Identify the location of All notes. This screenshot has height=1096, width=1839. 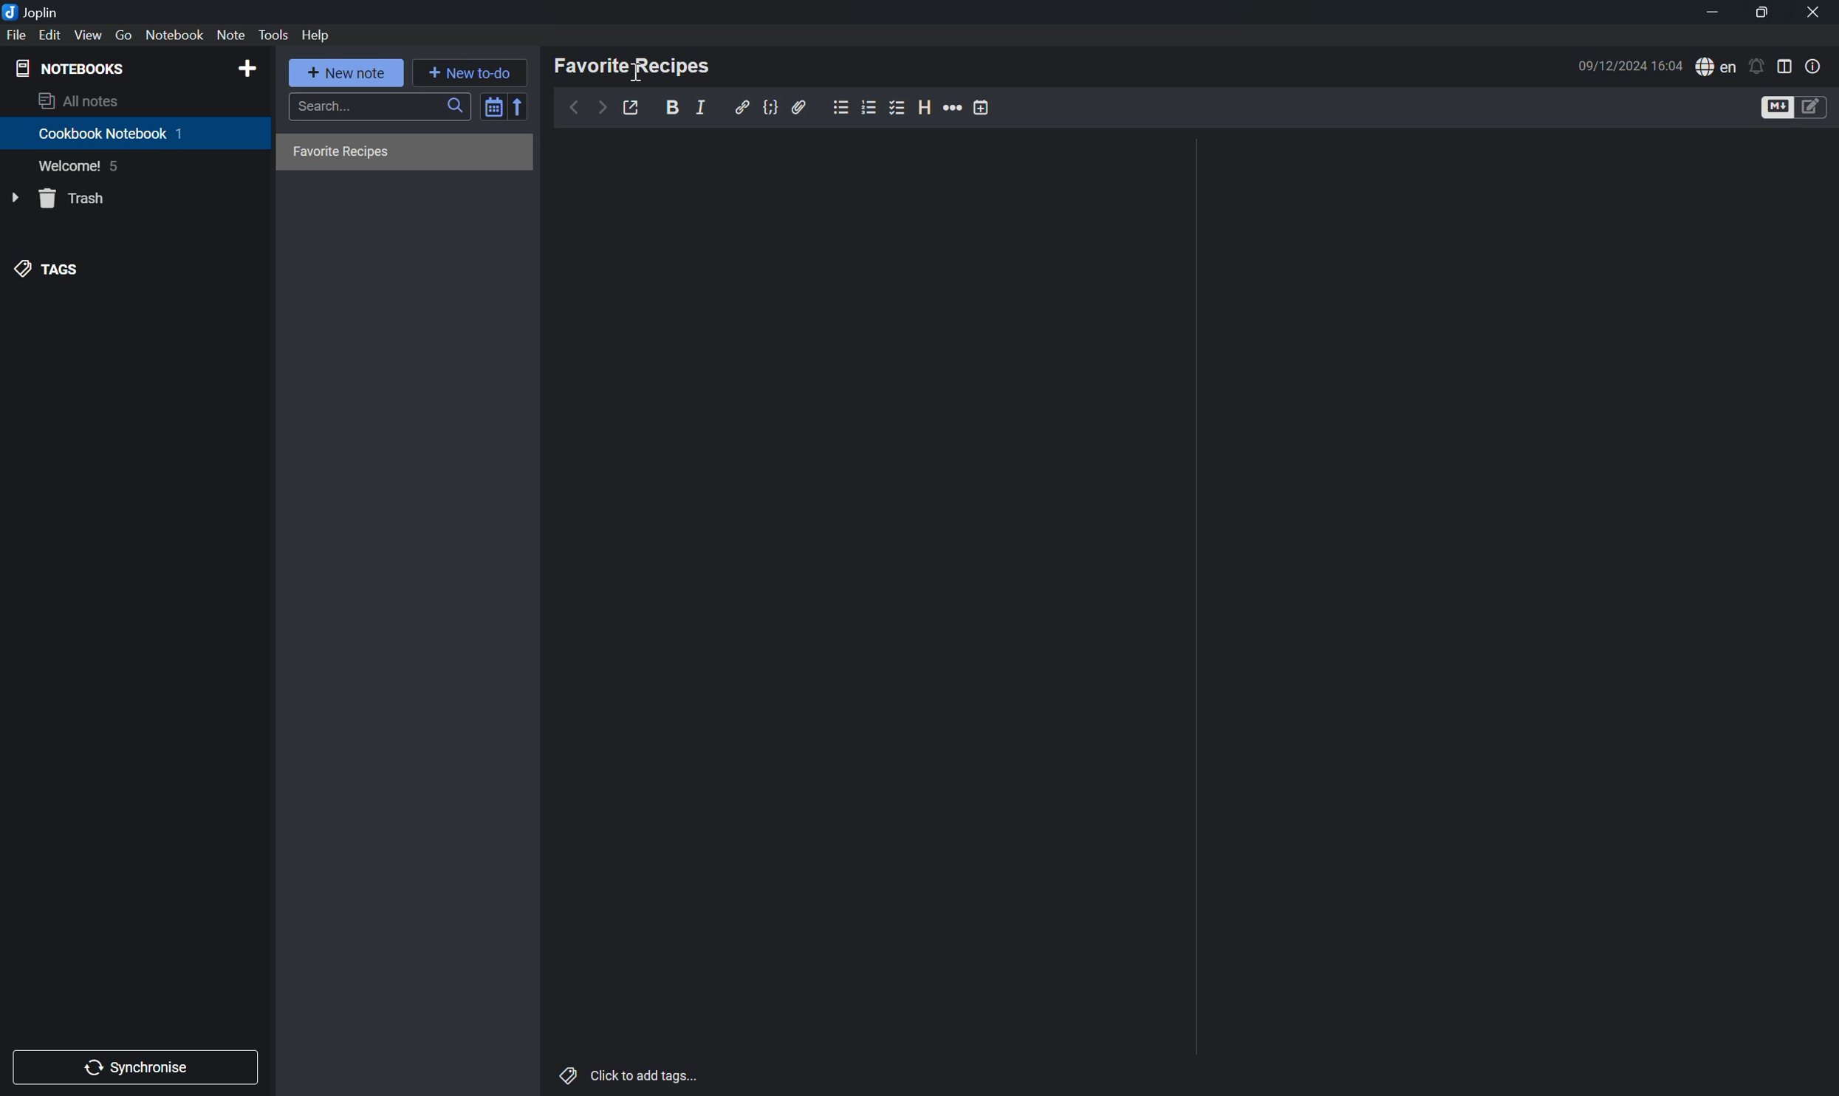
(78, 102).